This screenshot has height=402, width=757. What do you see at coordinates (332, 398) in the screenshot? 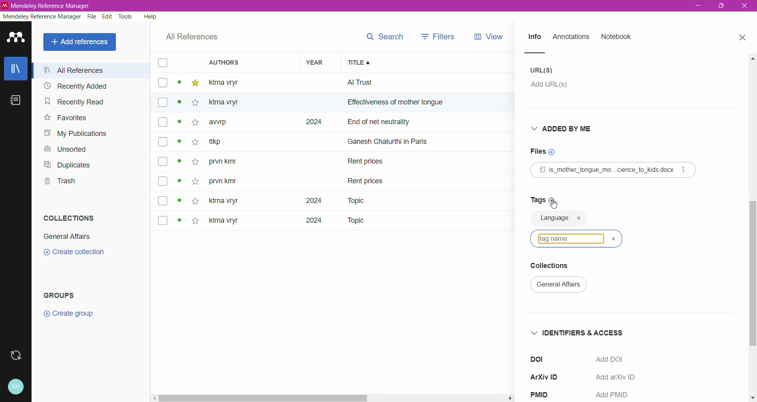
I see `task bar` at bounding box center [332, 398].